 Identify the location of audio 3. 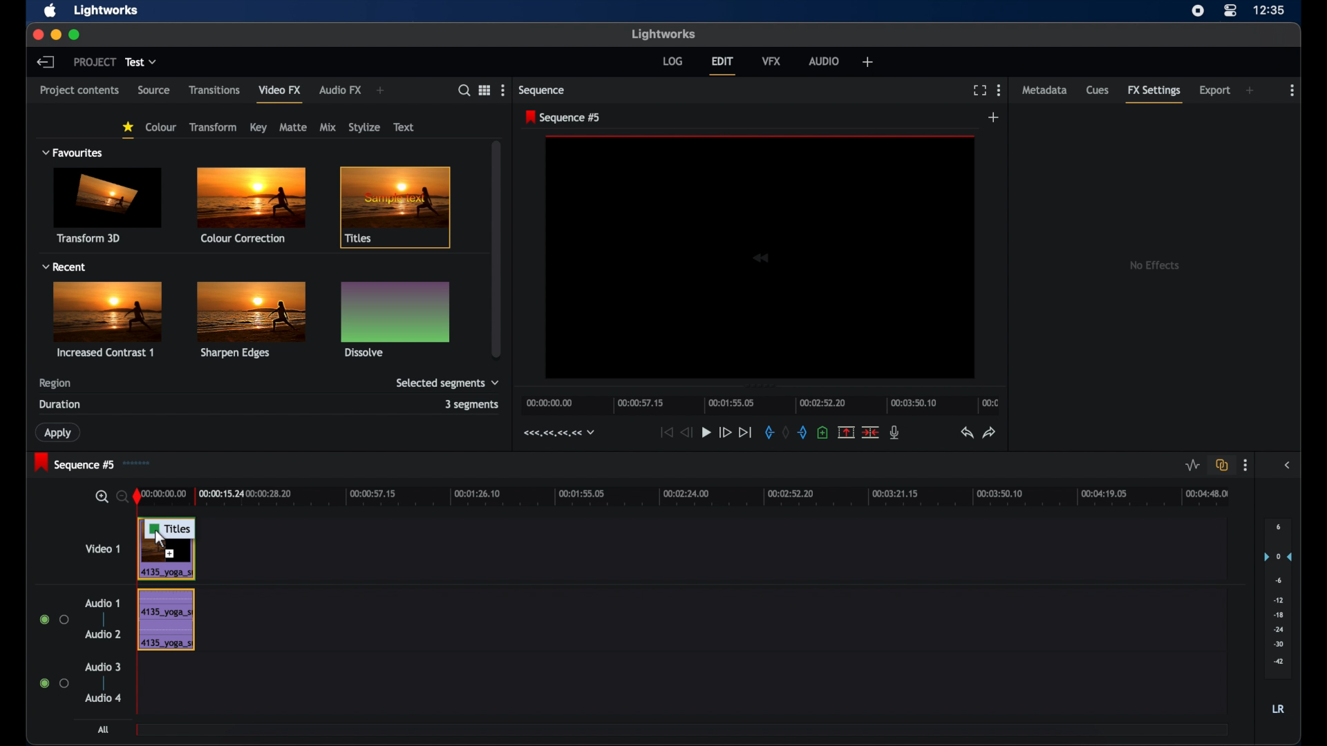
(102, 667).